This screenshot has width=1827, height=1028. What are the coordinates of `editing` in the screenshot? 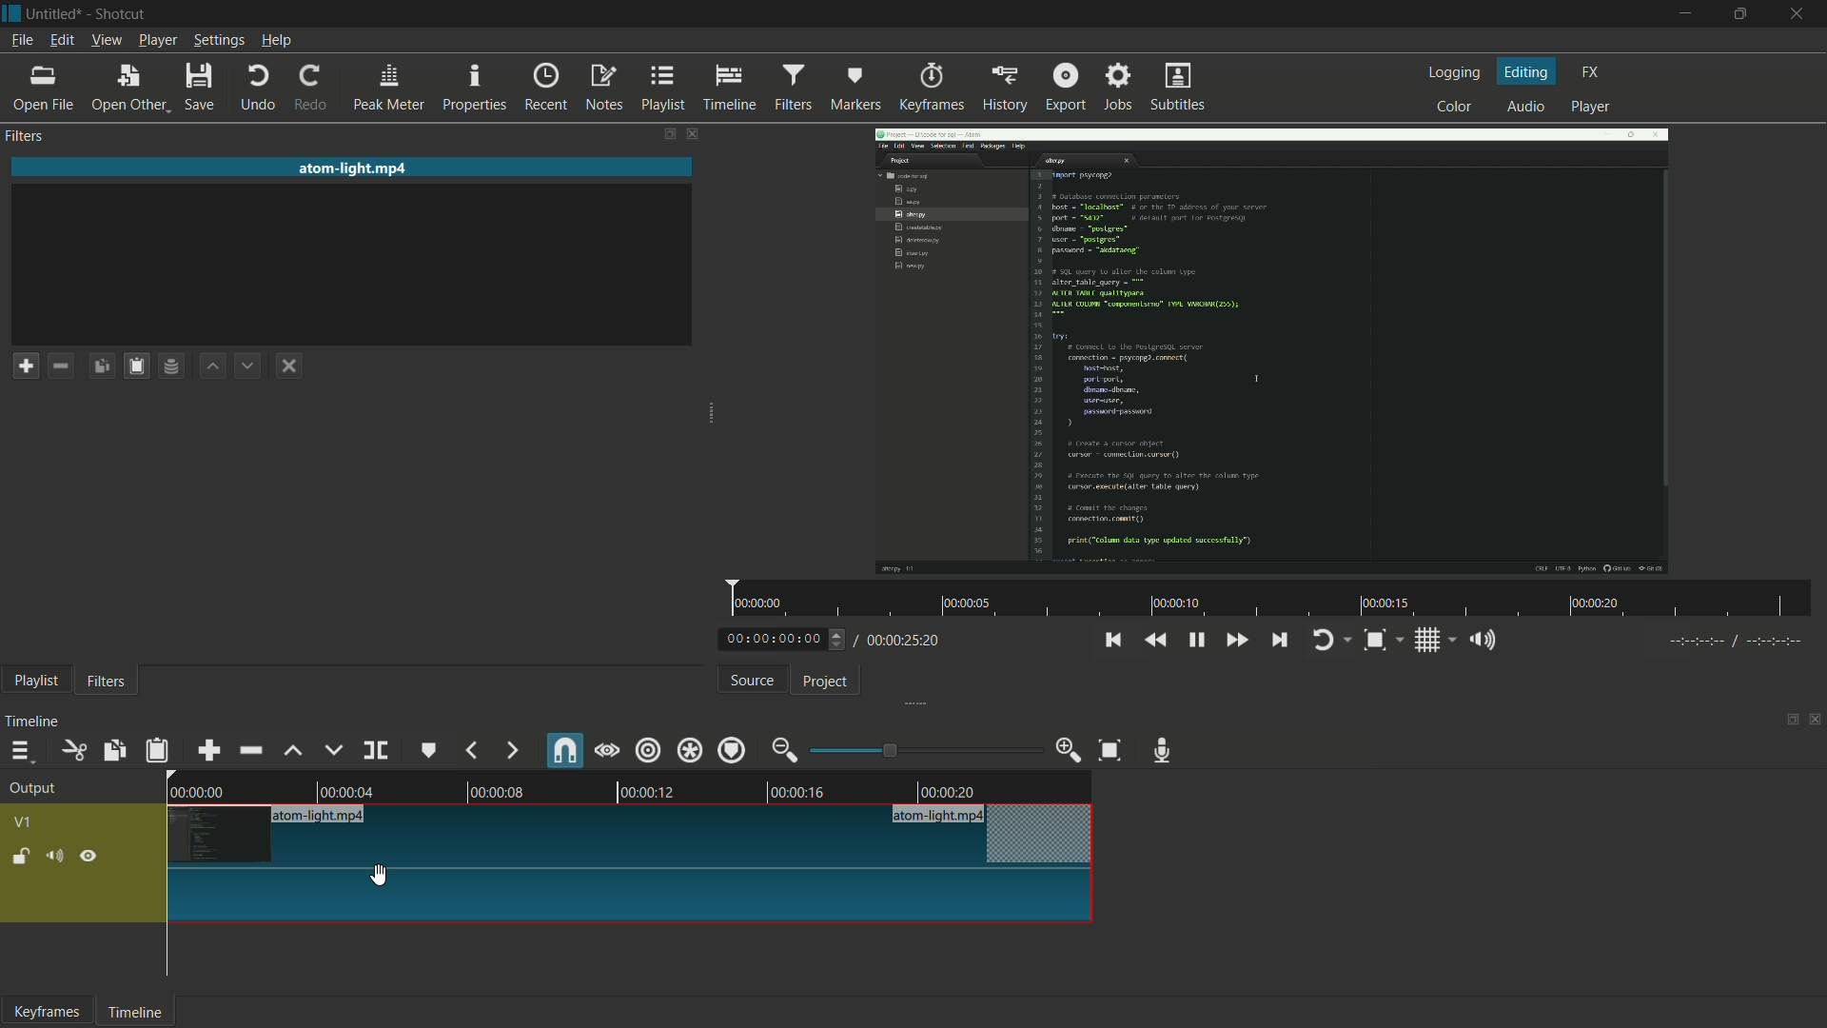 It's located at (1528, 72).